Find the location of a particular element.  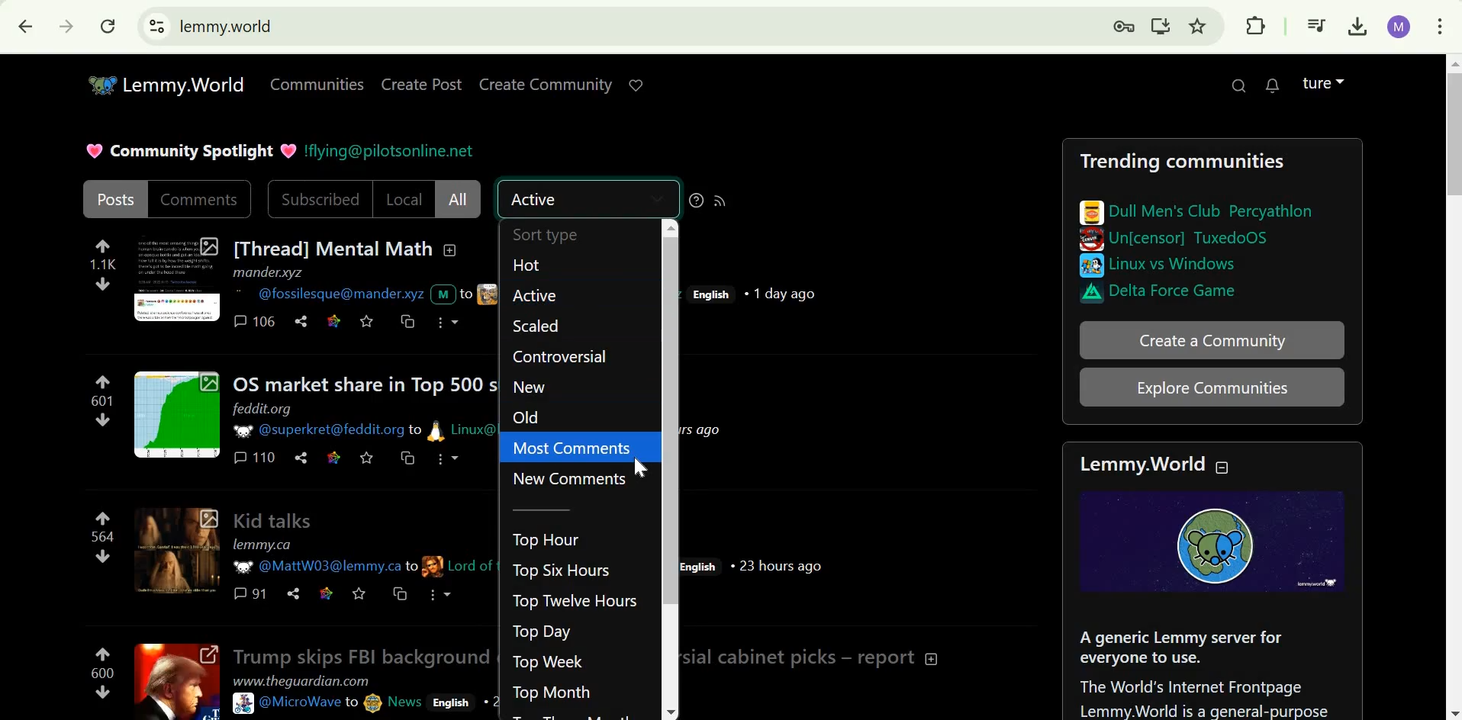

@superkret@feddit.org to is located at coordinates (339, 431).